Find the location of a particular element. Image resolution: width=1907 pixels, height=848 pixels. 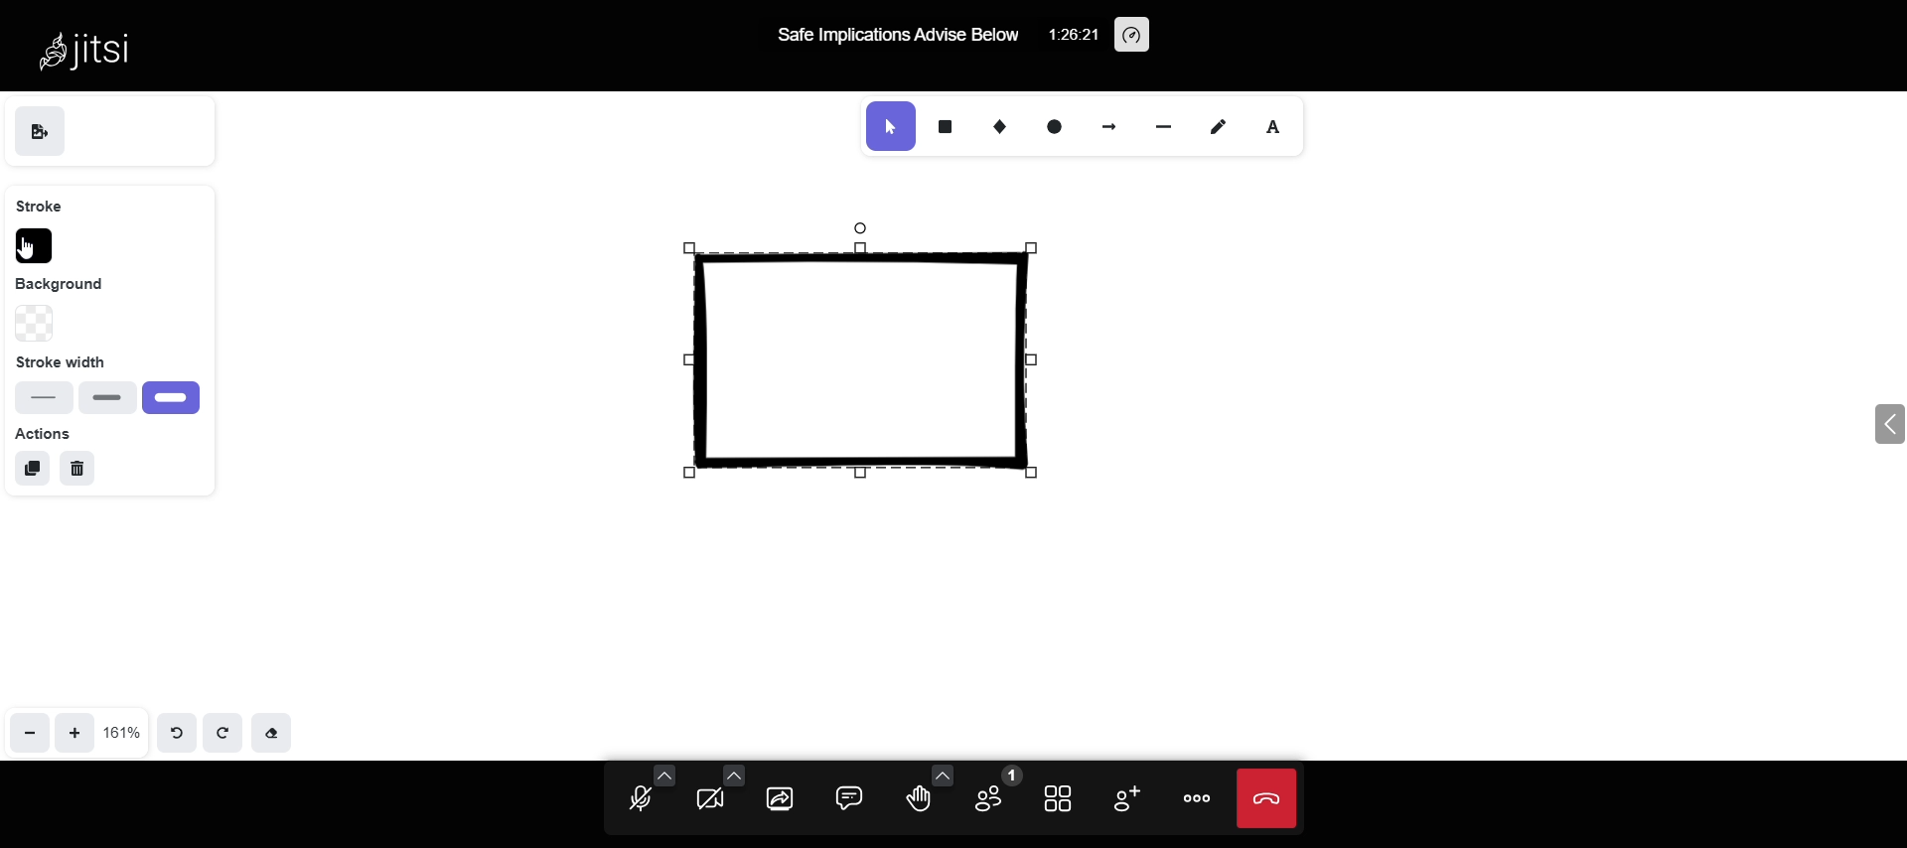

redo is located at coordinates (224, 731).